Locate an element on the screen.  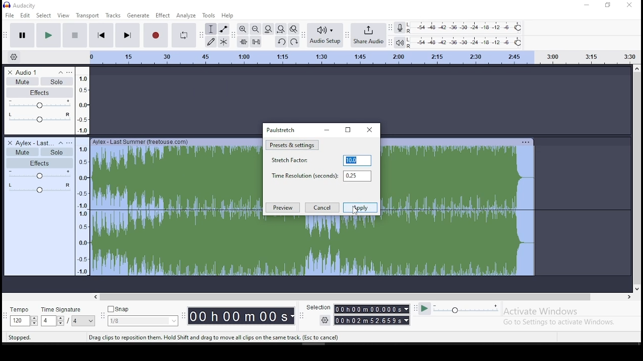
tool tips is located at coordinates (23, 338).